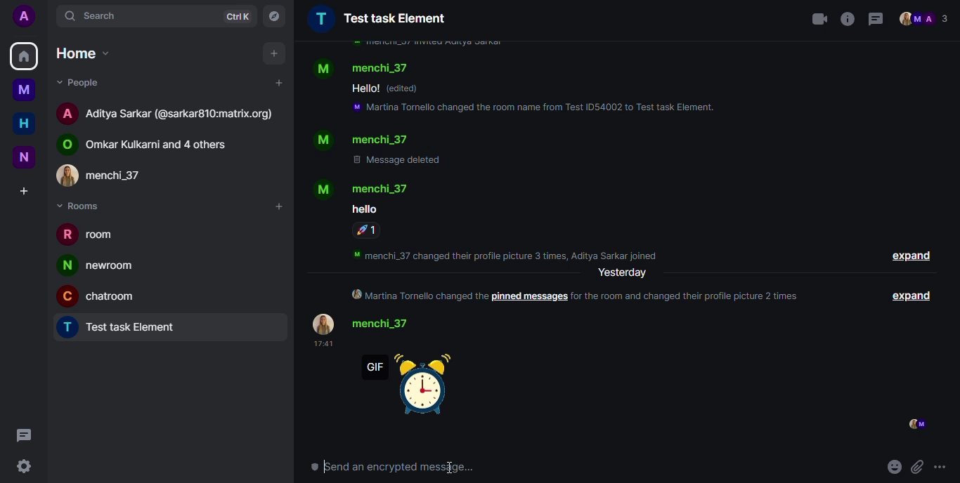 The width and height of the screenshot is (960, 483). I want to click on ctrlK, so click(234, 15).